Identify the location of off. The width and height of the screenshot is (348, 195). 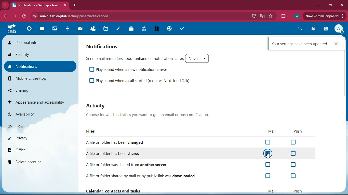
(270, 165).